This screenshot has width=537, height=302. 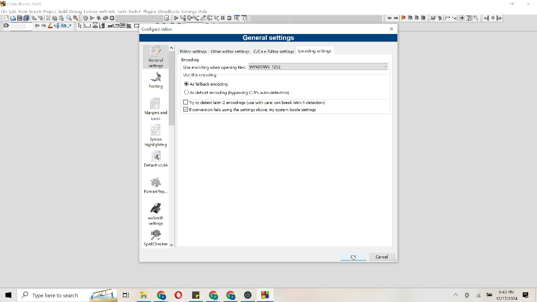 I want to click on spell checker, so click(x=156, y=238).